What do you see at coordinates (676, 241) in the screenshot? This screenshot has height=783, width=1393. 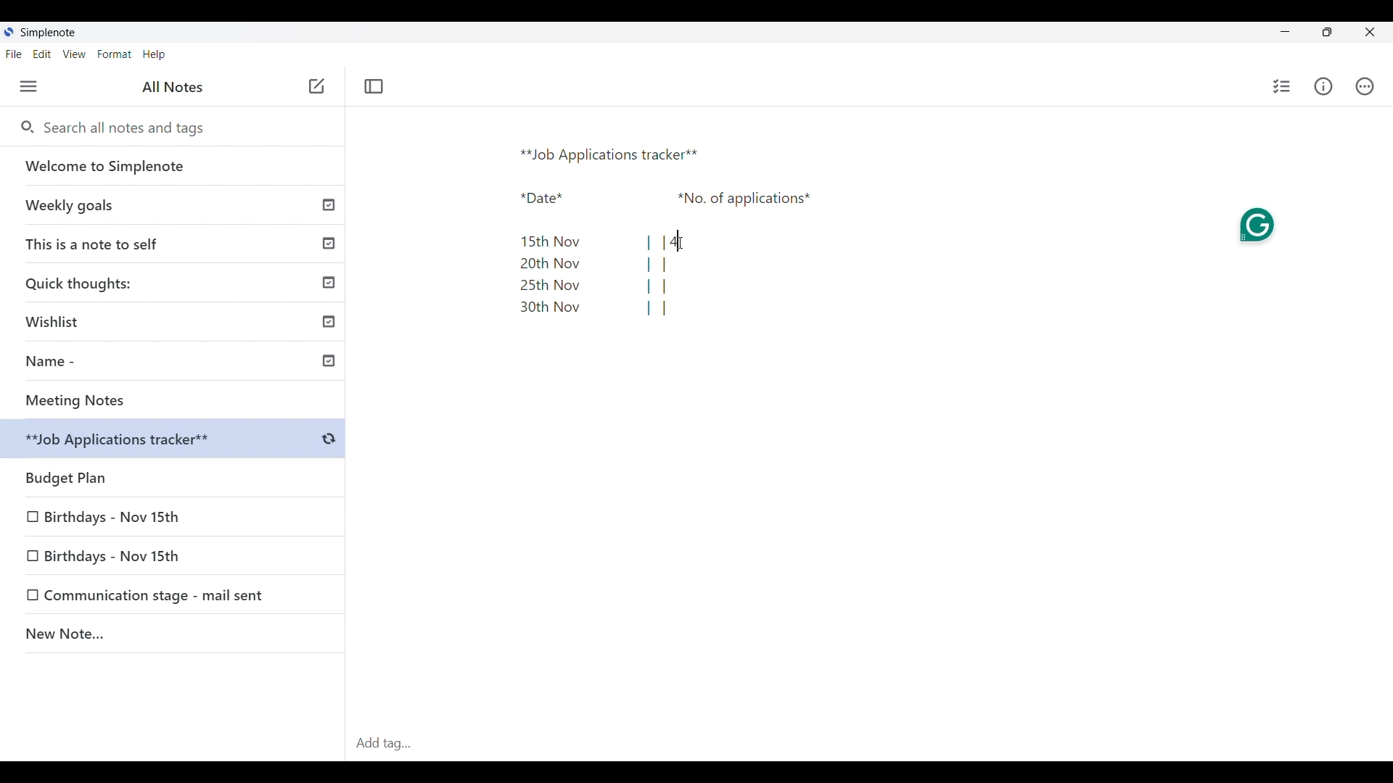 I see `Text cursor` at bounding box center [676, 241].